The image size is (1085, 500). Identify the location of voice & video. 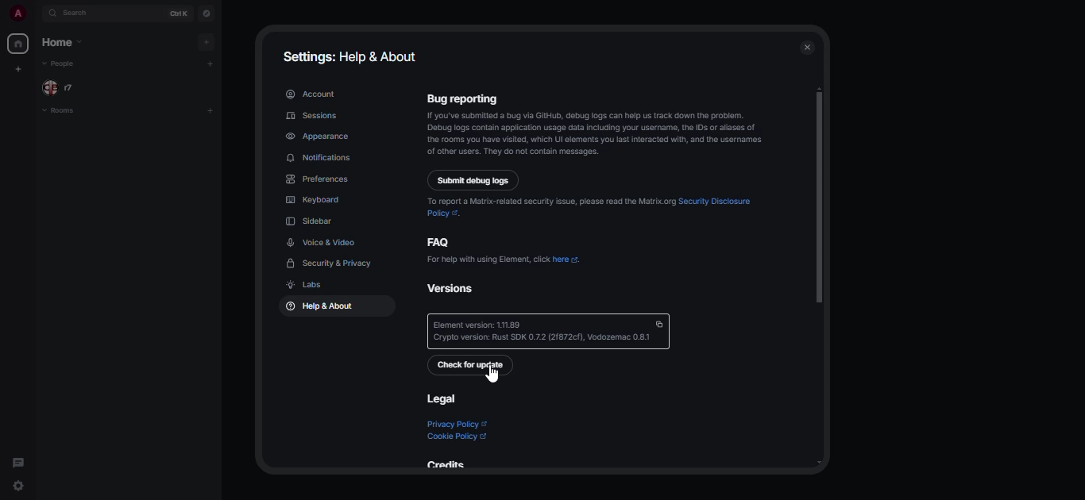
(325, 242).